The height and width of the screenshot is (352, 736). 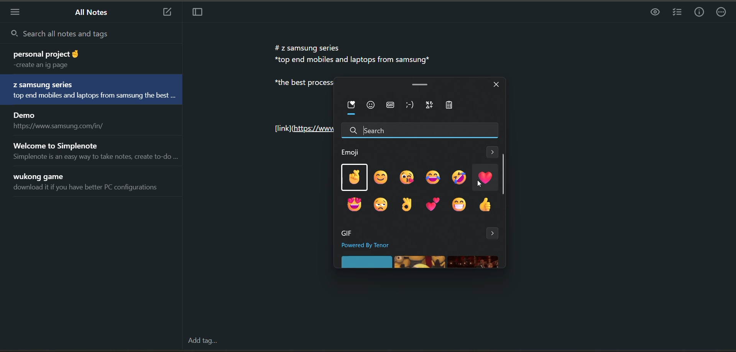 What do you see at coordinates (371, 105) in the screenshot?
I see `emoji` at bounding box center [371, 105].